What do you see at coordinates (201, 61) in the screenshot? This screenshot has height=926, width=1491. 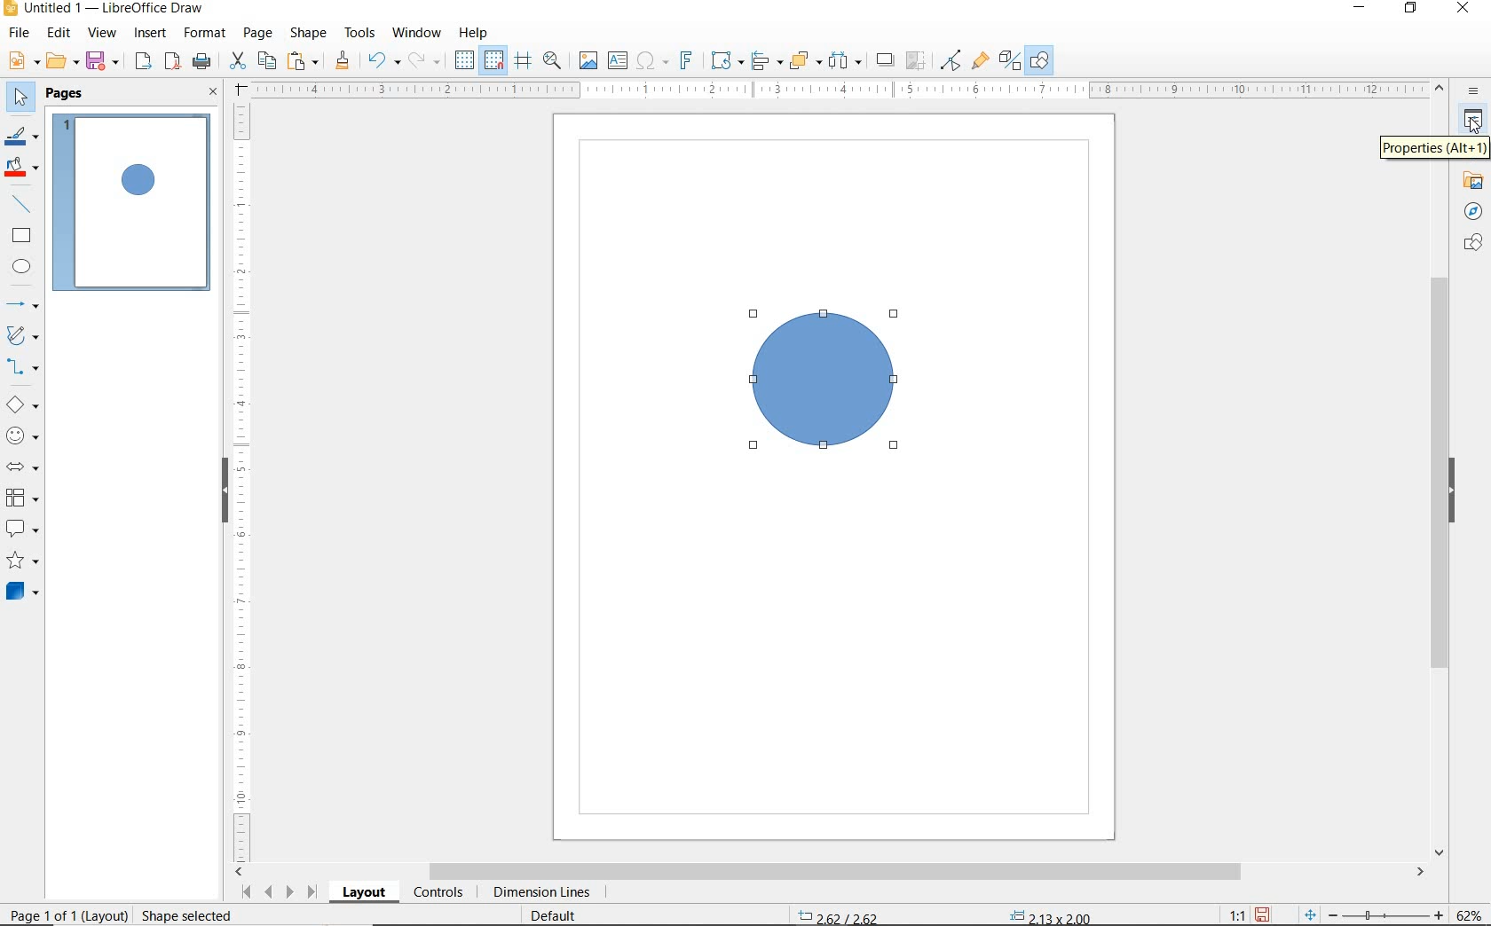 I see `PRINT` at bounding box center [201, 61].